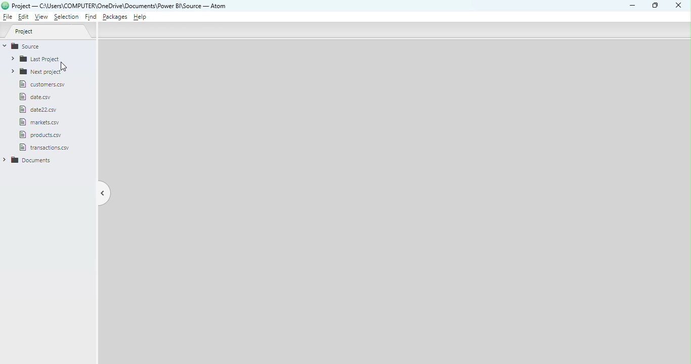 The width and height of the screenshot is (691, 364). What do you see at coordinates (46, 85) in the screenshot?
I see `File` at bounding box center [46, 85].